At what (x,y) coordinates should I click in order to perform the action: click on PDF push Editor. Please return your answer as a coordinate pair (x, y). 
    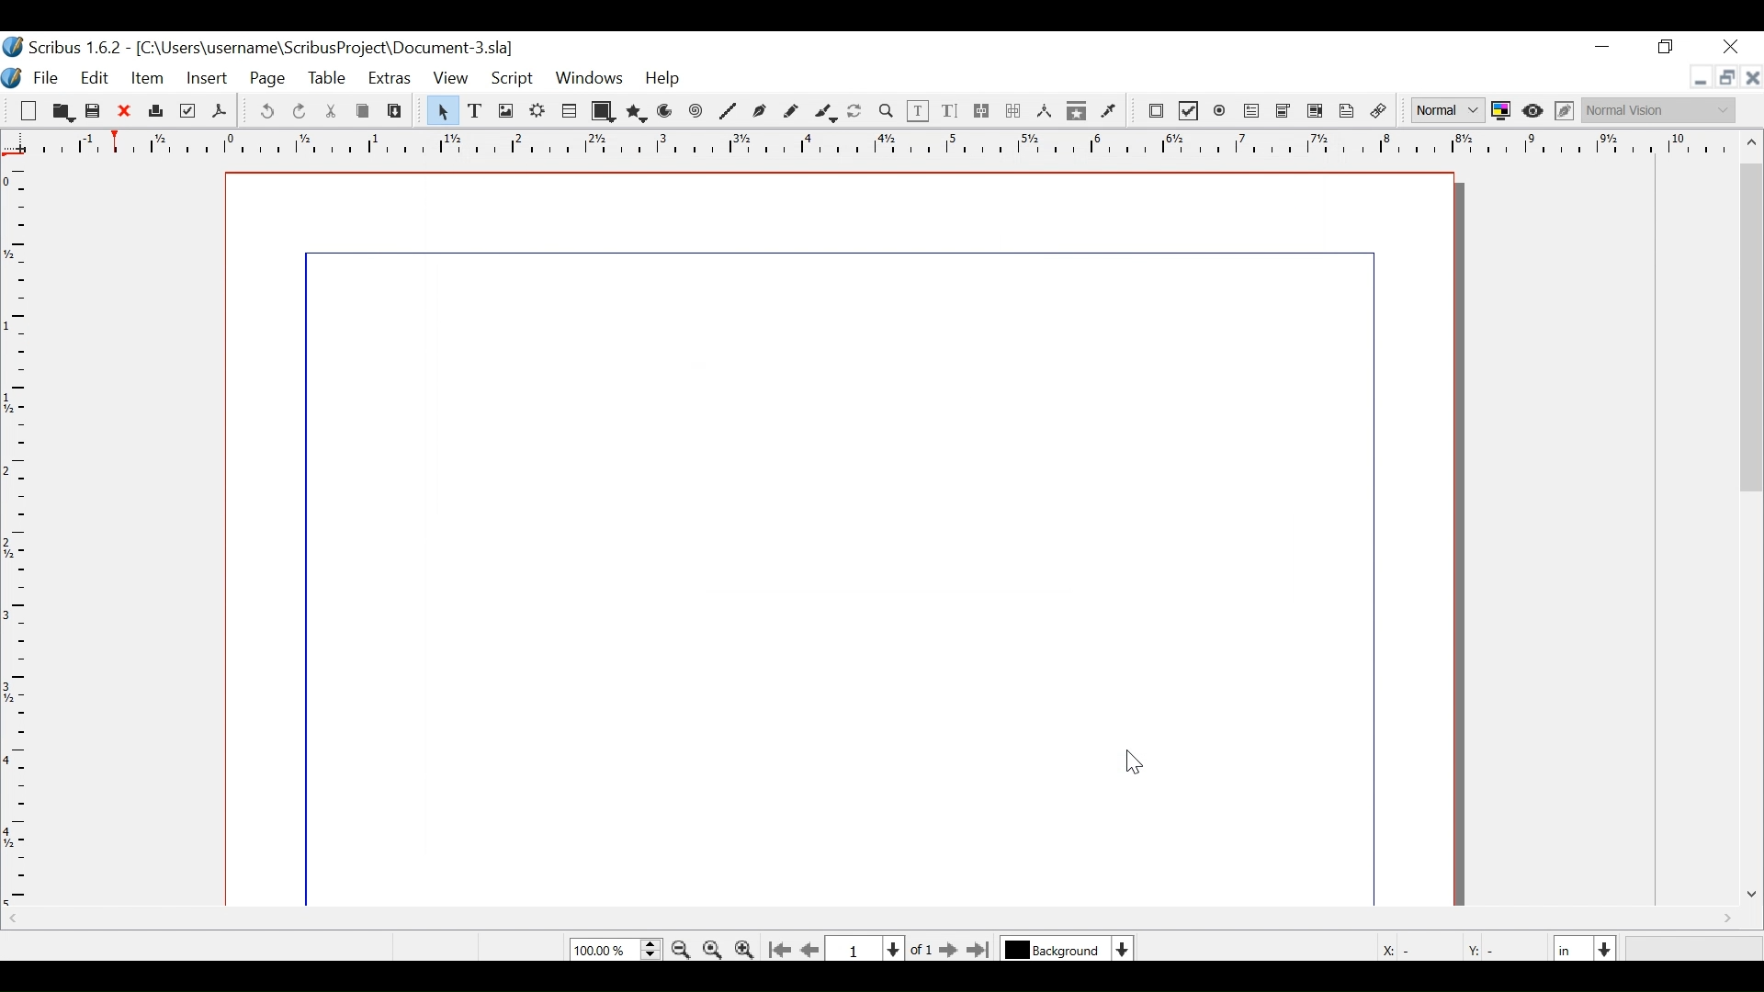
    Looking at the image, I should click on (1156, 112).